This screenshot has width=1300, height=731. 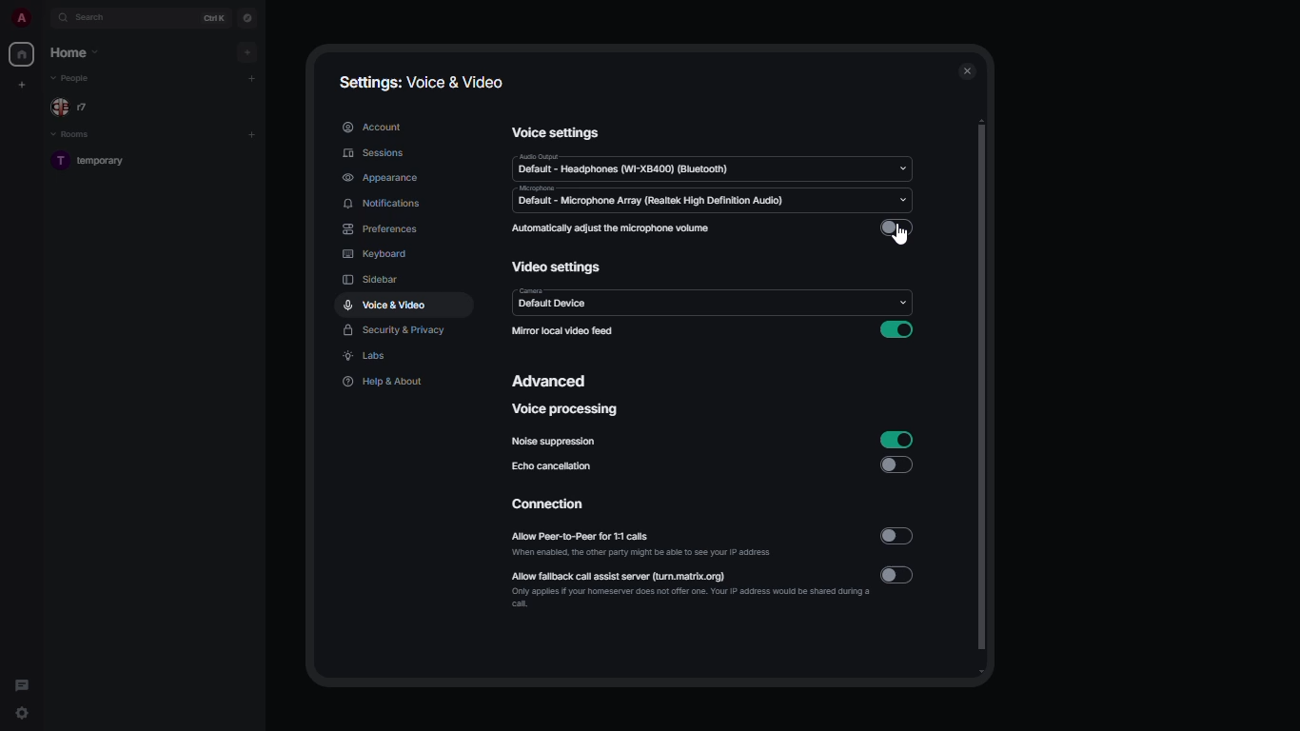 What do you see at coordinates (22, 85) in the screenshot?
I see `create new space` at bounding box center [22, 85].